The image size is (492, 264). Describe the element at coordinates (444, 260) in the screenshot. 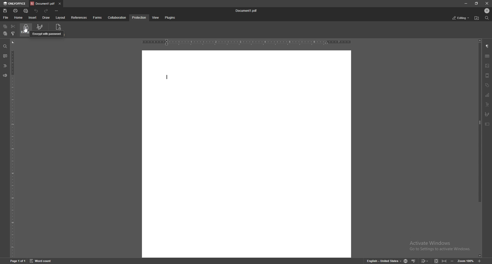

I see `fit to width` at that location.